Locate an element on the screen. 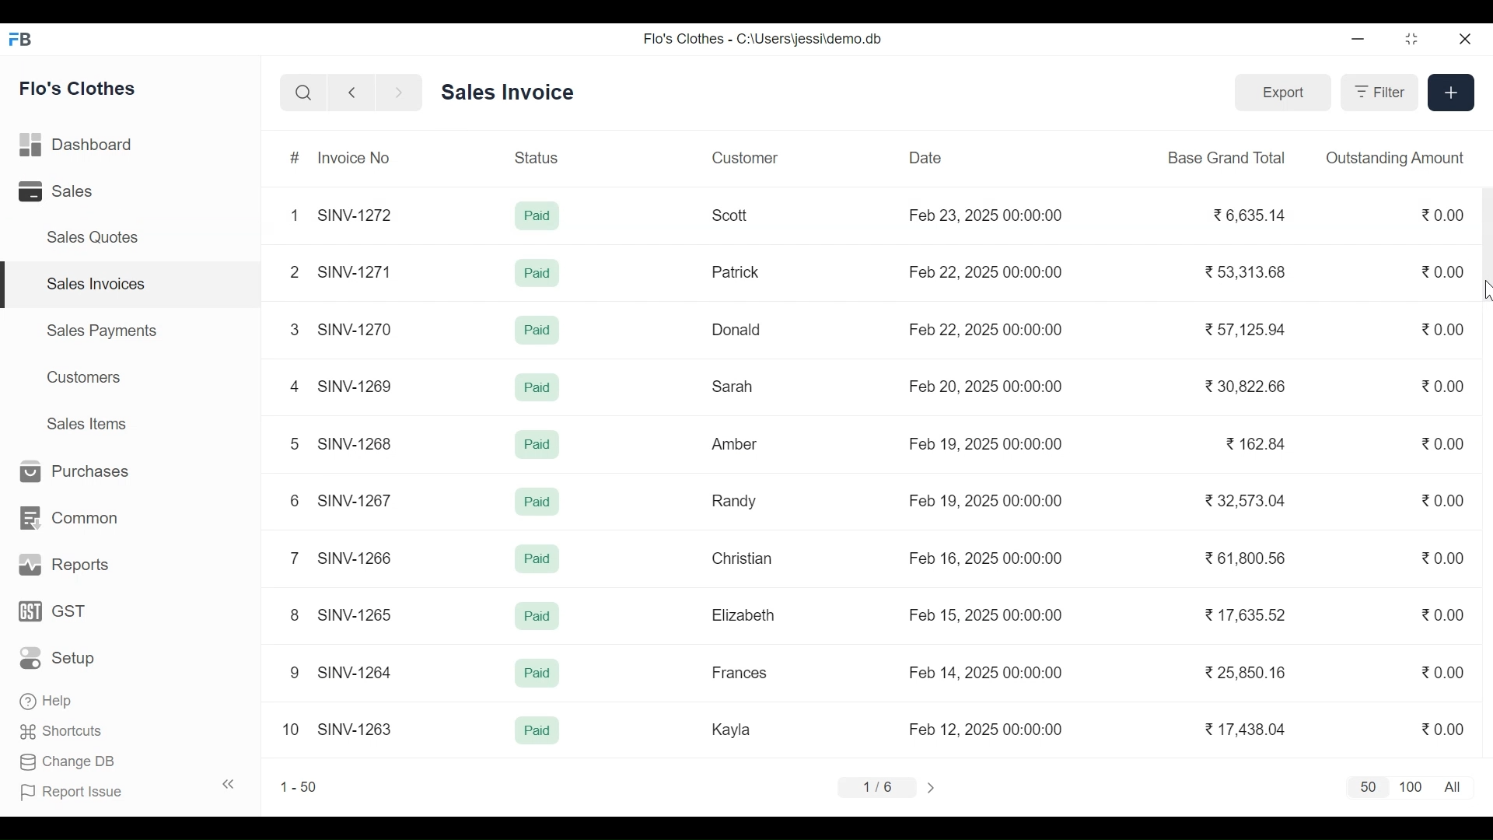 Image resolution: width=1493 pixels, height=840 pixels. 0.00 is located at coordinates (1448, 729).